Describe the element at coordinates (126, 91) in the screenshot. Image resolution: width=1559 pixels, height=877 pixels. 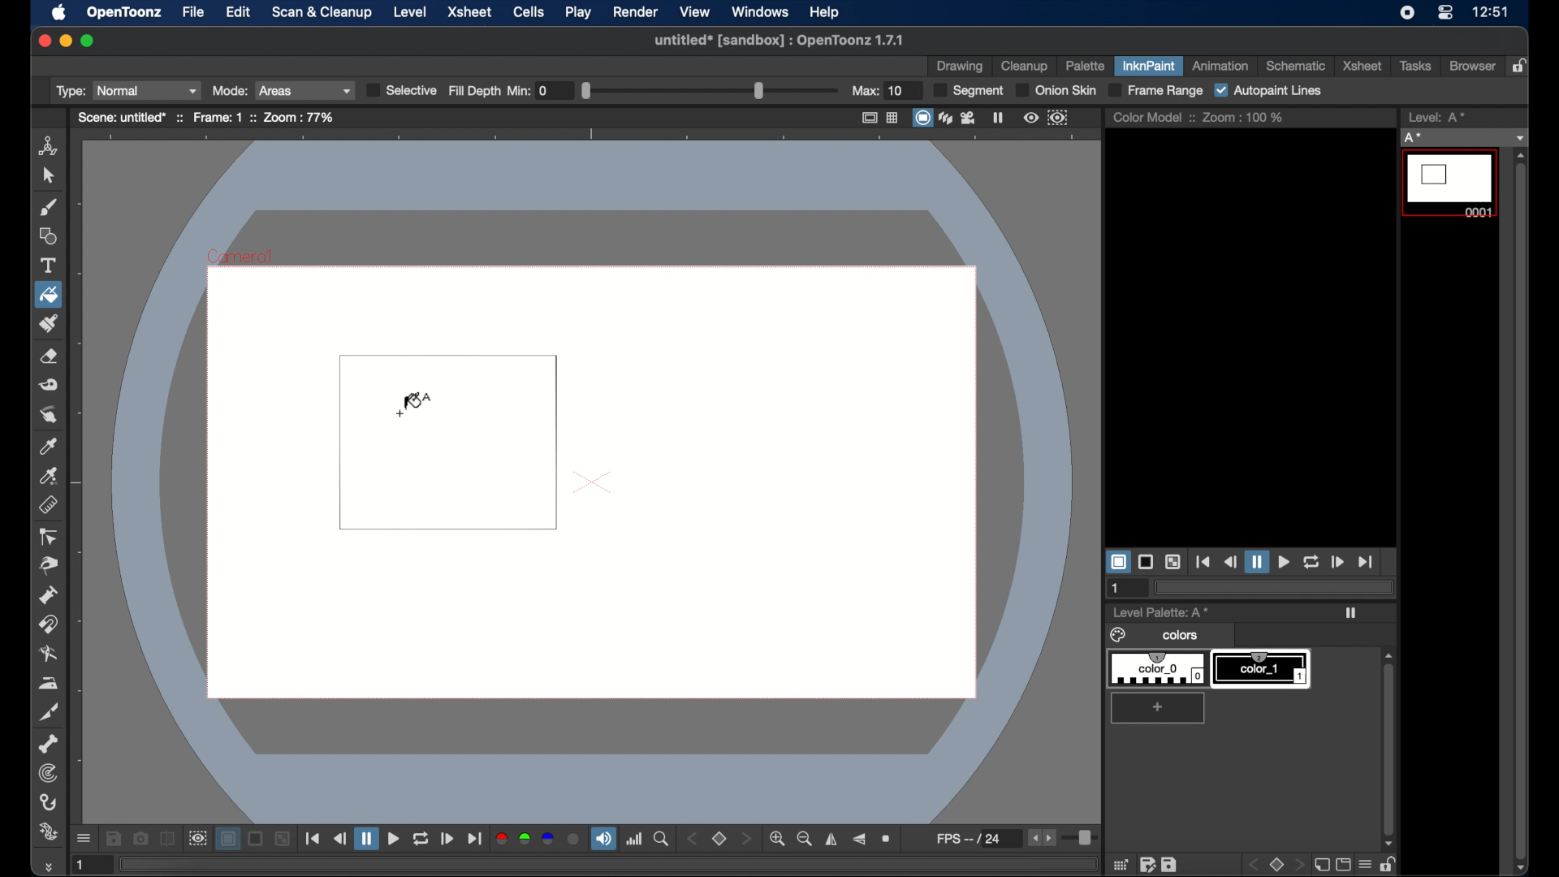
I see `Type` at that location.